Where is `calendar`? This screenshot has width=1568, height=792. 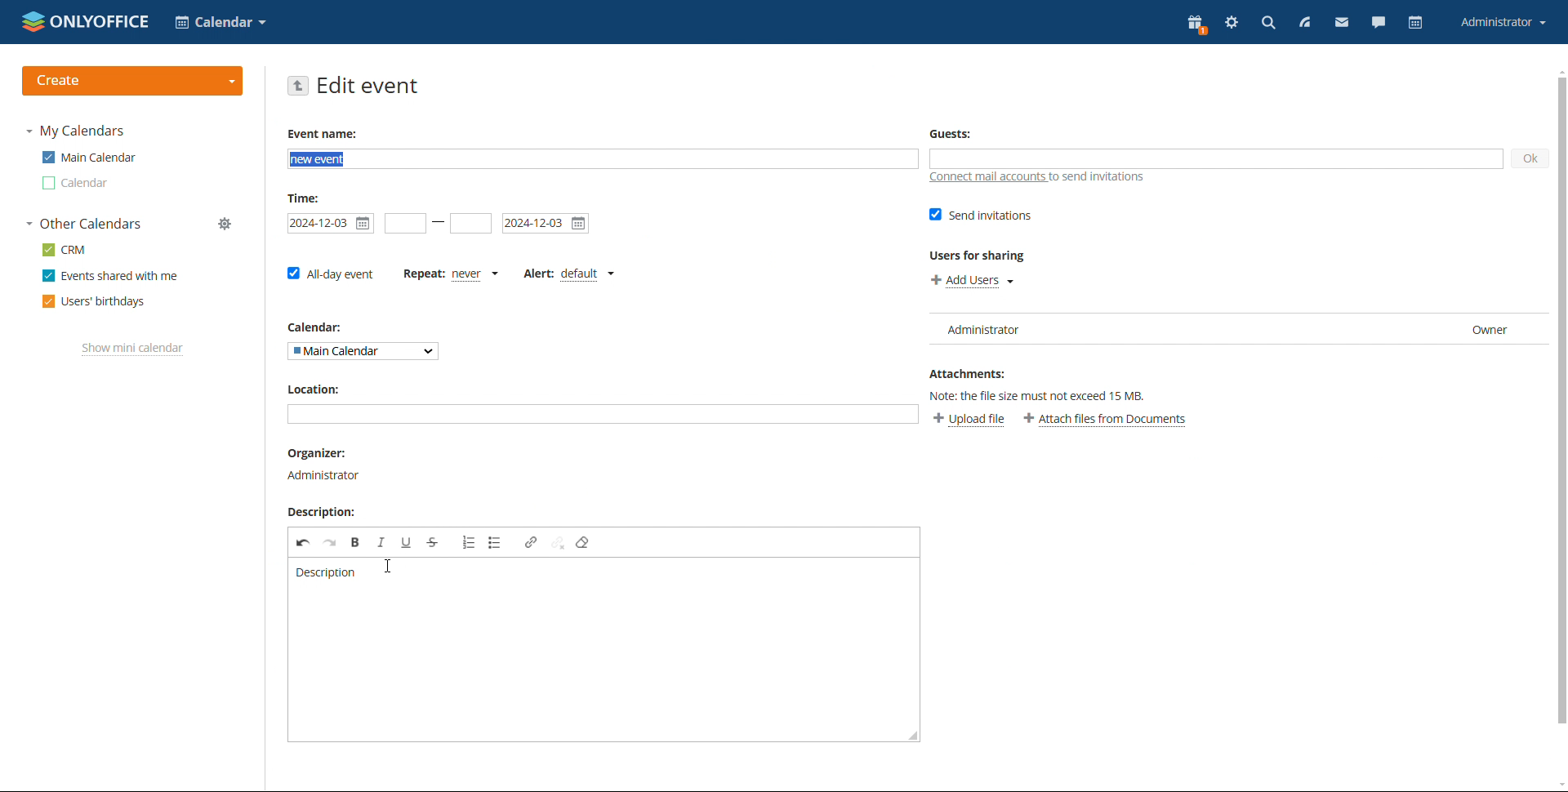 calendar is located at coordinates (1418, 23).